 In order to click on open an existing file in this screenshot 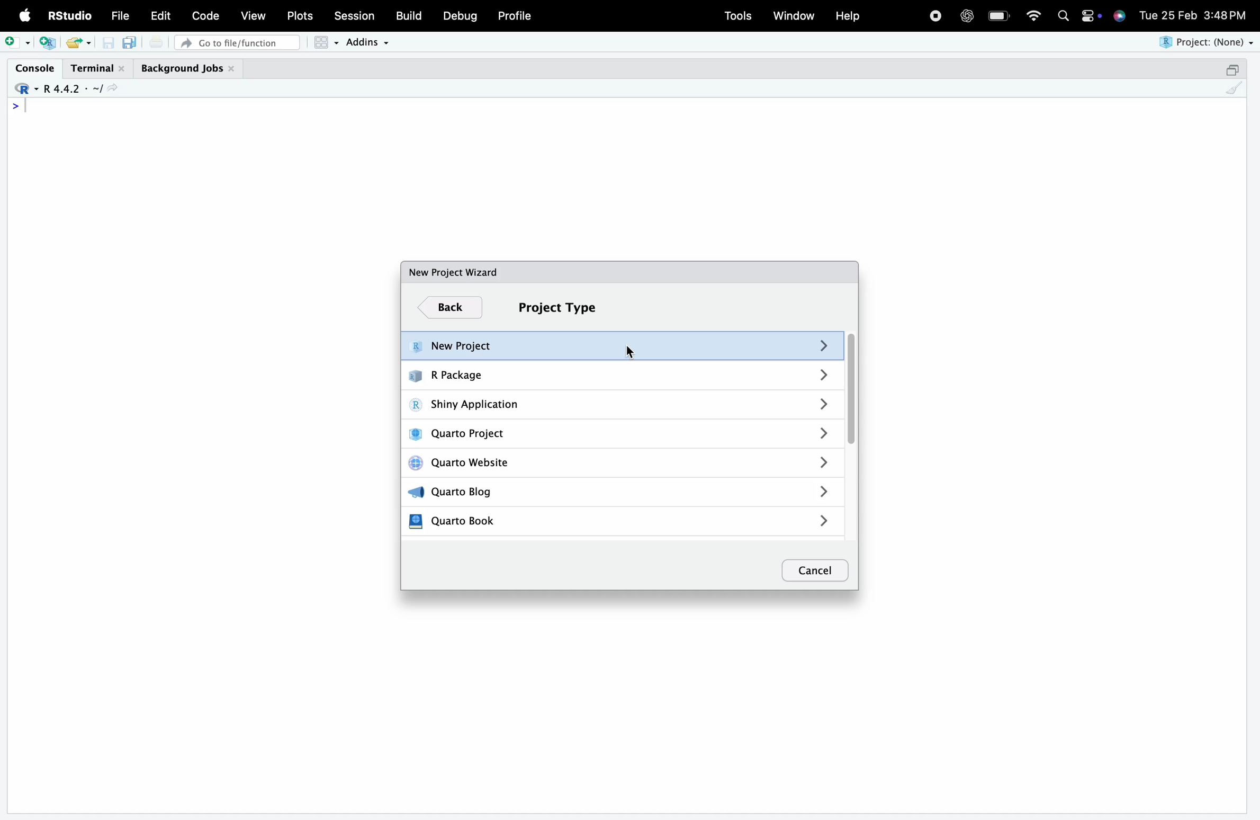, I will do `click(73, 43)`.